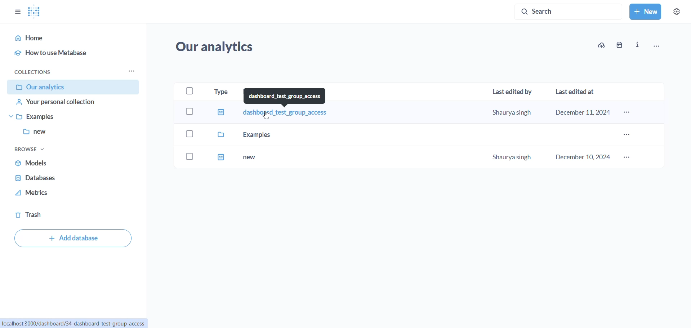 The width and height of the screenshot is (691, 328). What do you see at coordinates (189, 157) in the screenshot?
I see `select checkbox` at bounding box center [189, 157].